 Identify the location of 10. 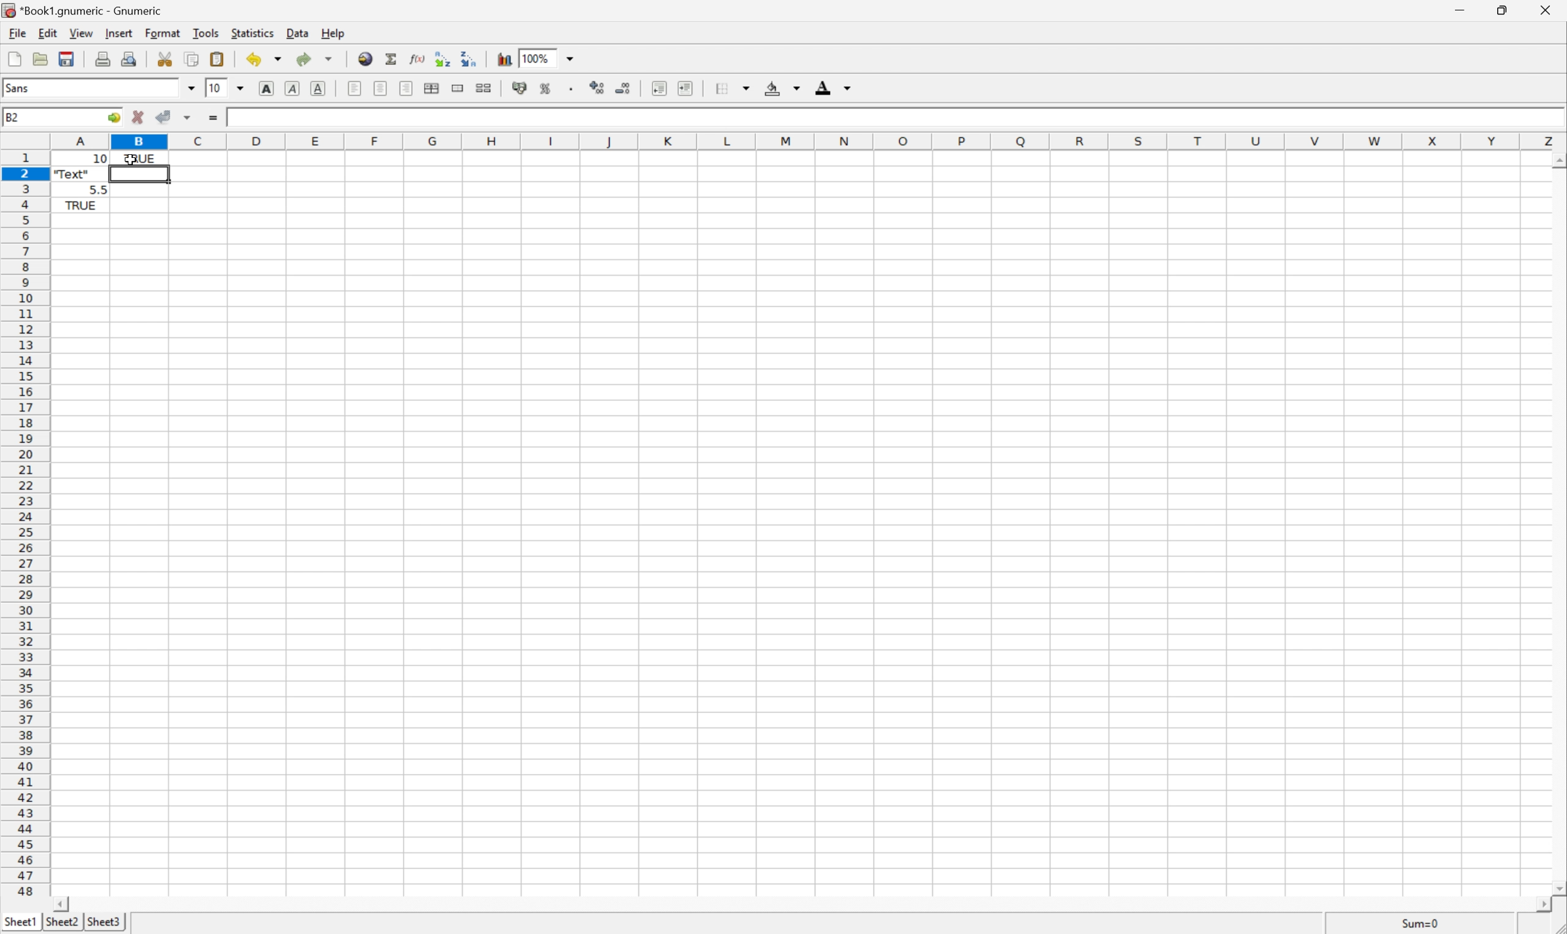
(81, 159).